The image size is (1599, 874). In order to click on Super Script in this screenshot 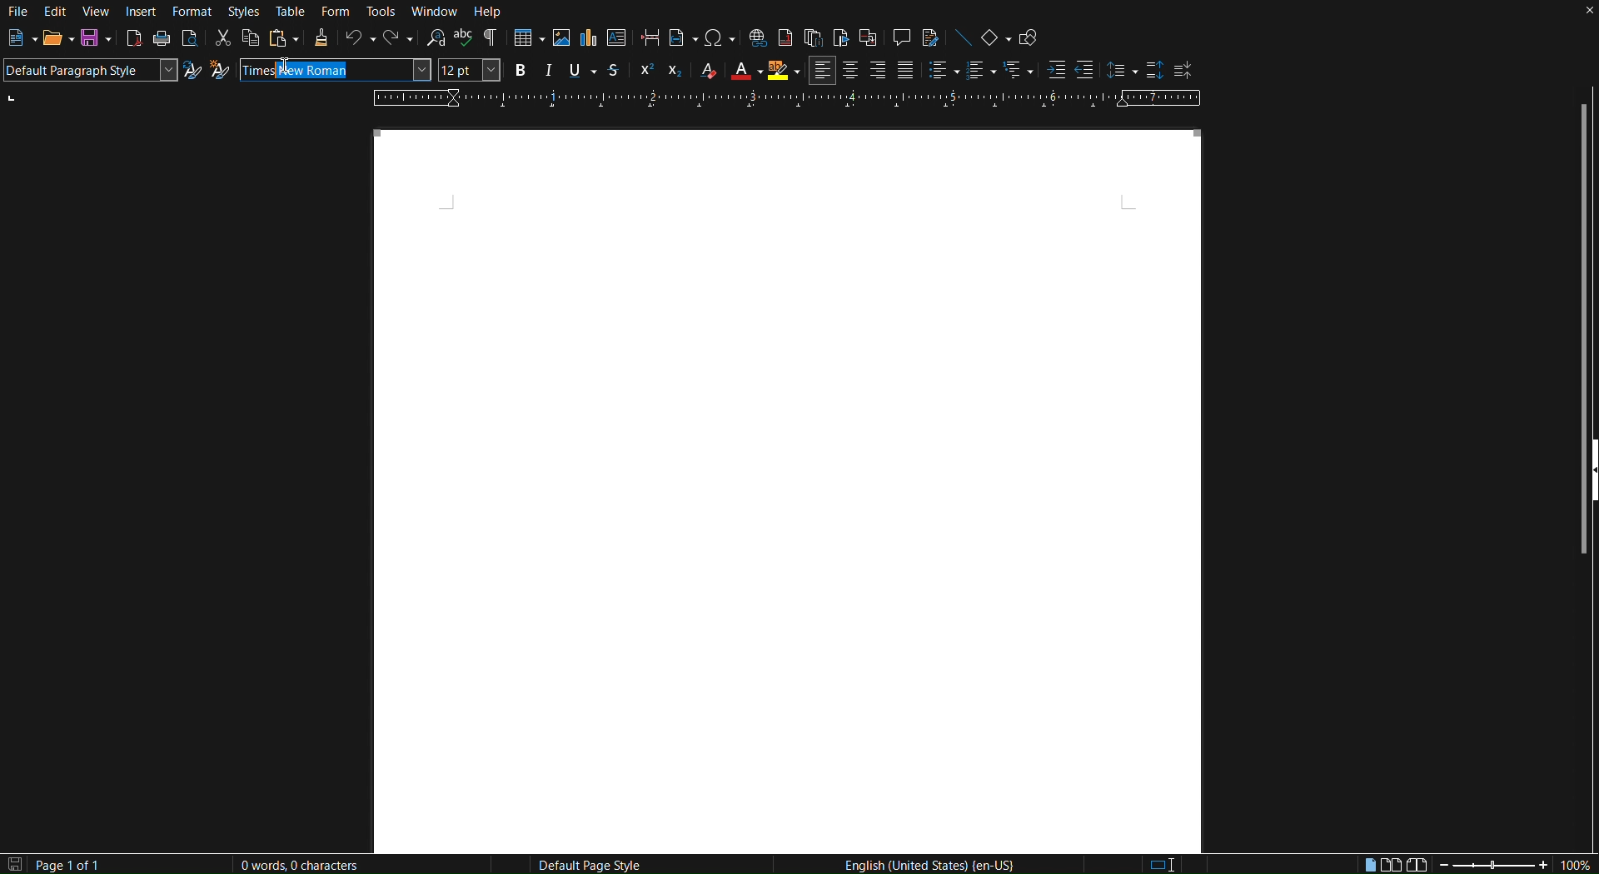, I will do `click(645, 70)`.